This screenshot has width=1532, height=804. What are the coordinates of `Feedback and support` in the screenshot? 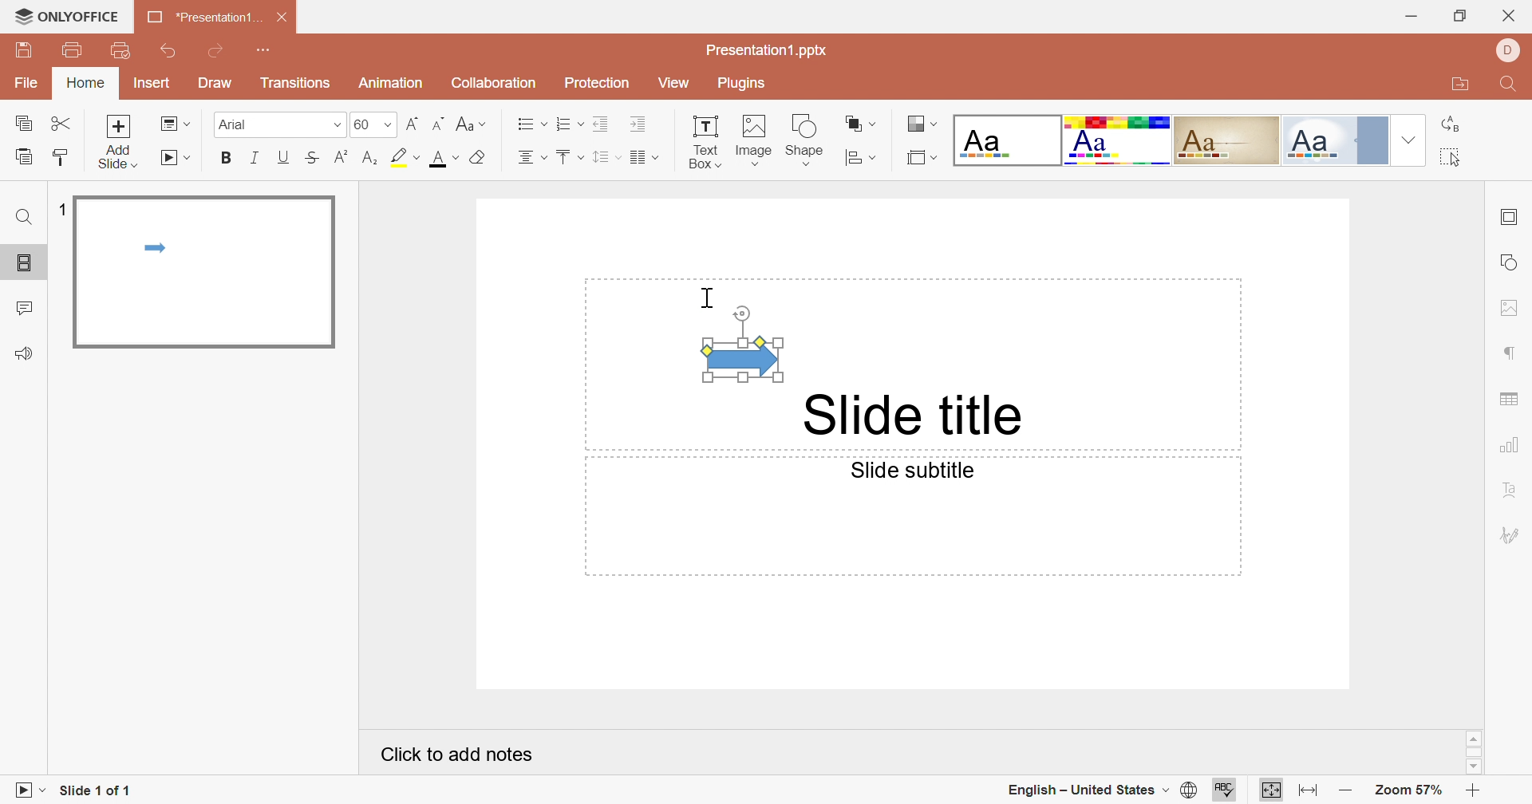 It's located at (23, 353).